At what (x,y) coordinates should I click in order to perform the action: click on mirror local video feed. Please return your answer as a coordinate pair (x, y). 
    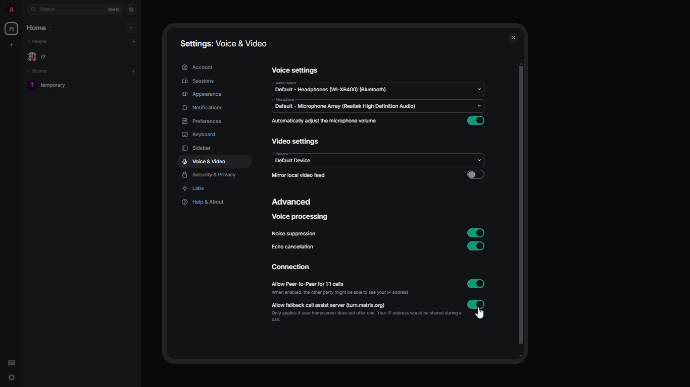
    Looking at the image, I should click on (299, 175).